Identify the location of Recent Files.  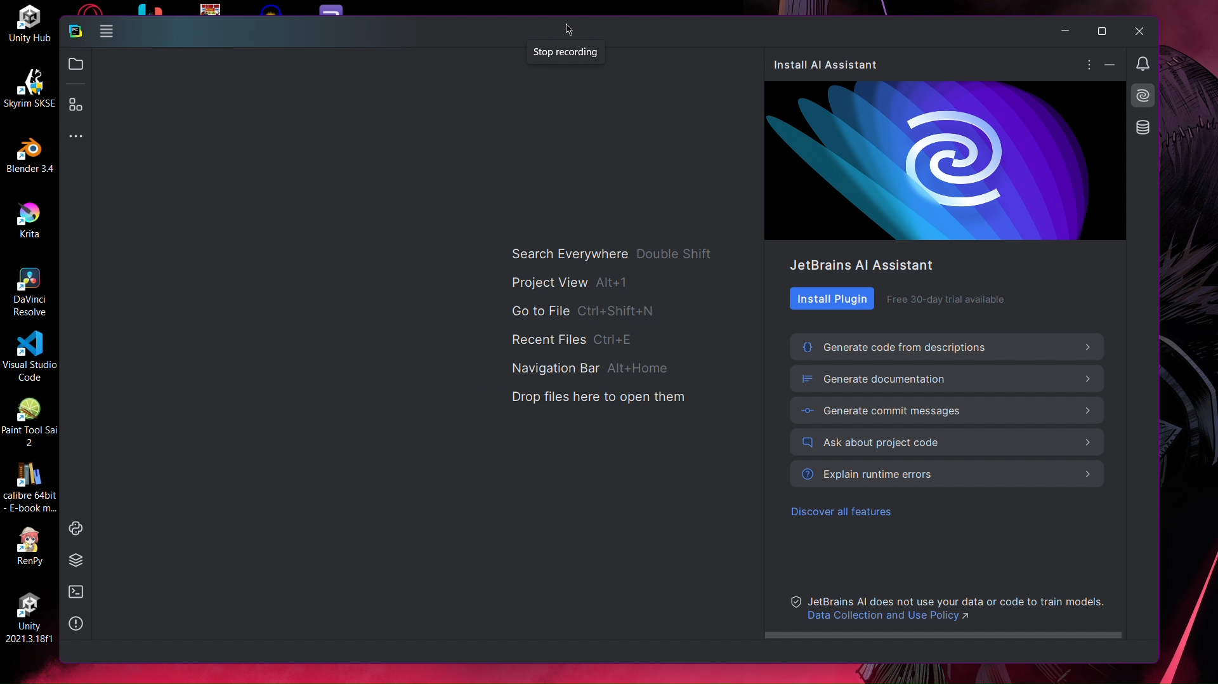
(575, 338).